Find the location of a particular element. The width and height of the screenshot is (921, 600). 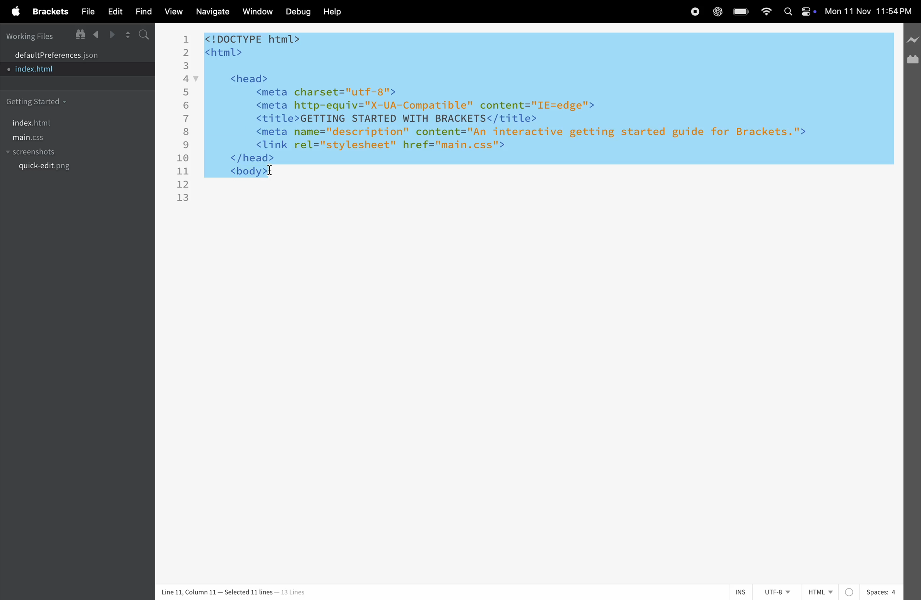

search is located at coordinates (142, 36).